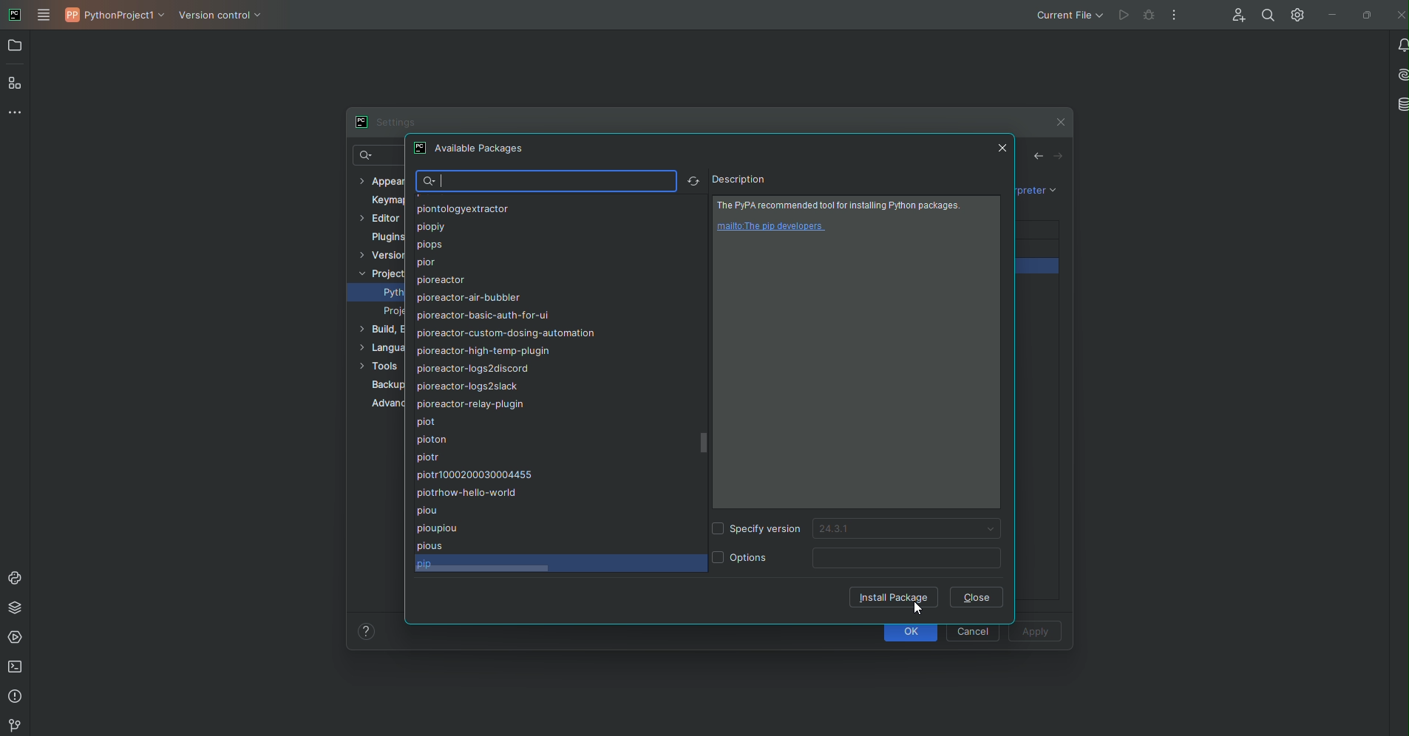  What do you see at coordinates (546, 182) in the screenshot?
I see `Search bar` at bounding box center [546, 182].